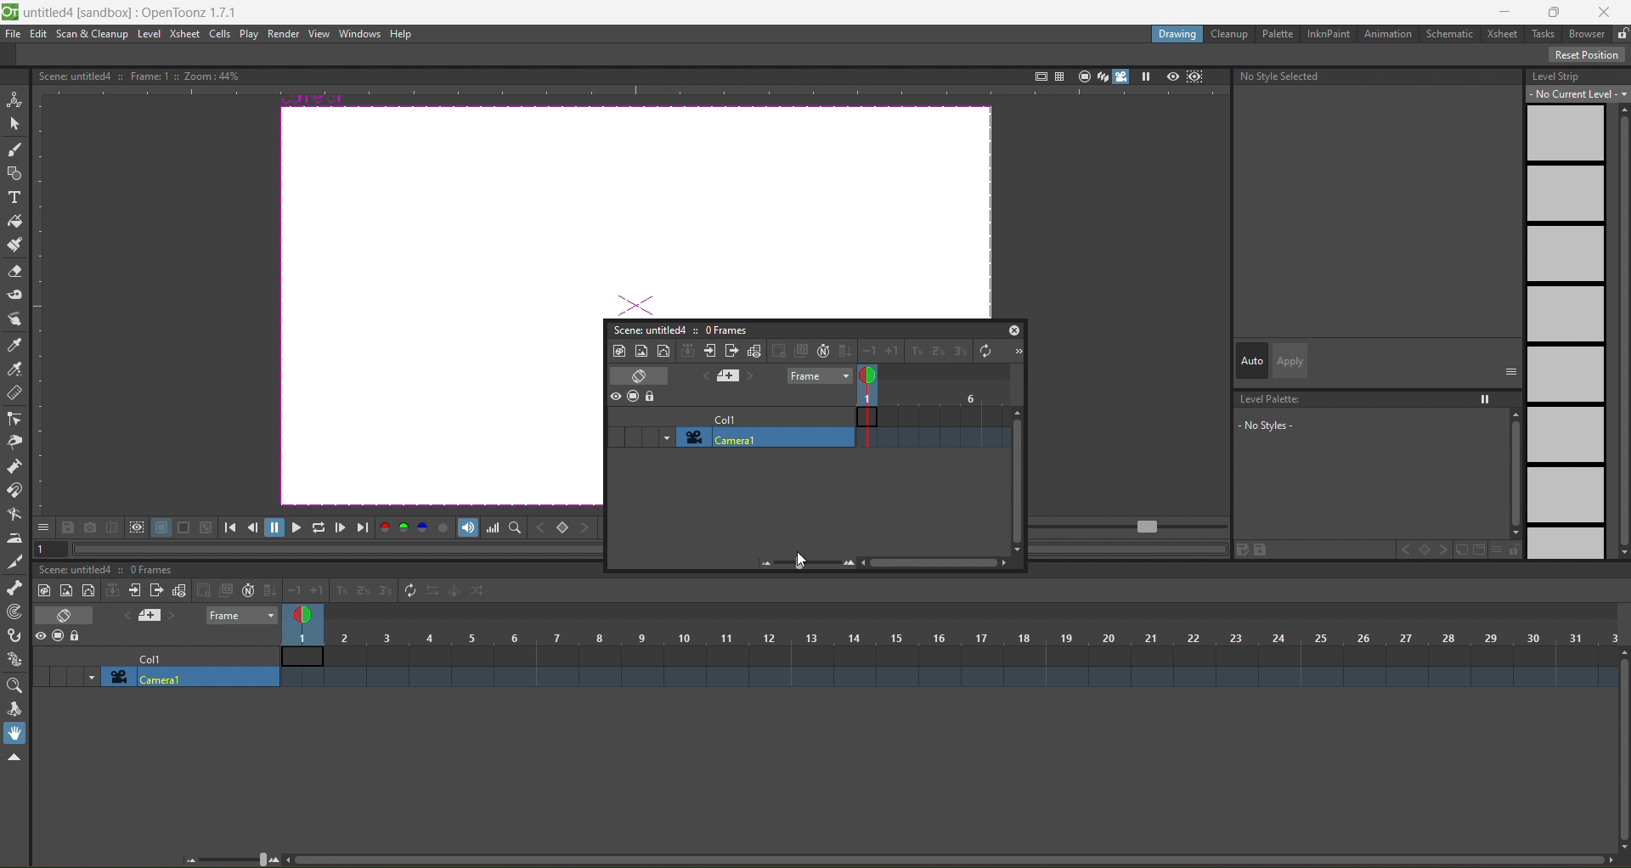 The width and height of the screenshot is (1631, 868). I want to click on paint brush tool, so click(16, 246).